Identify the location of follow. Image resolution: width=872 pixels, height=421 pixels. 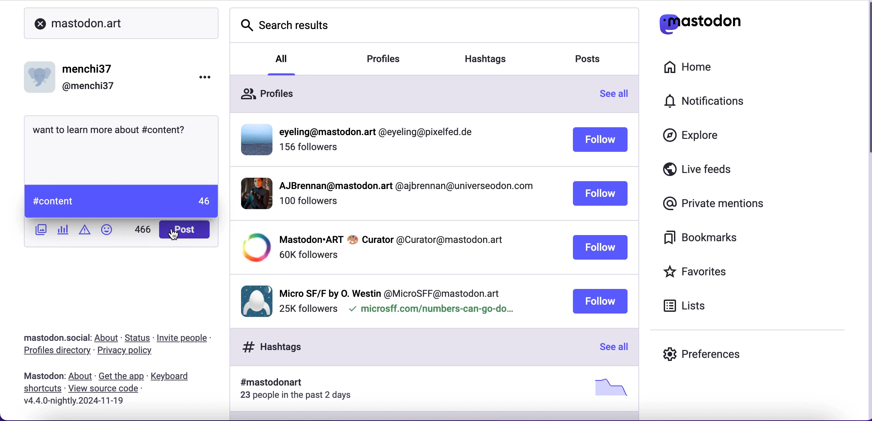
(600, 248).